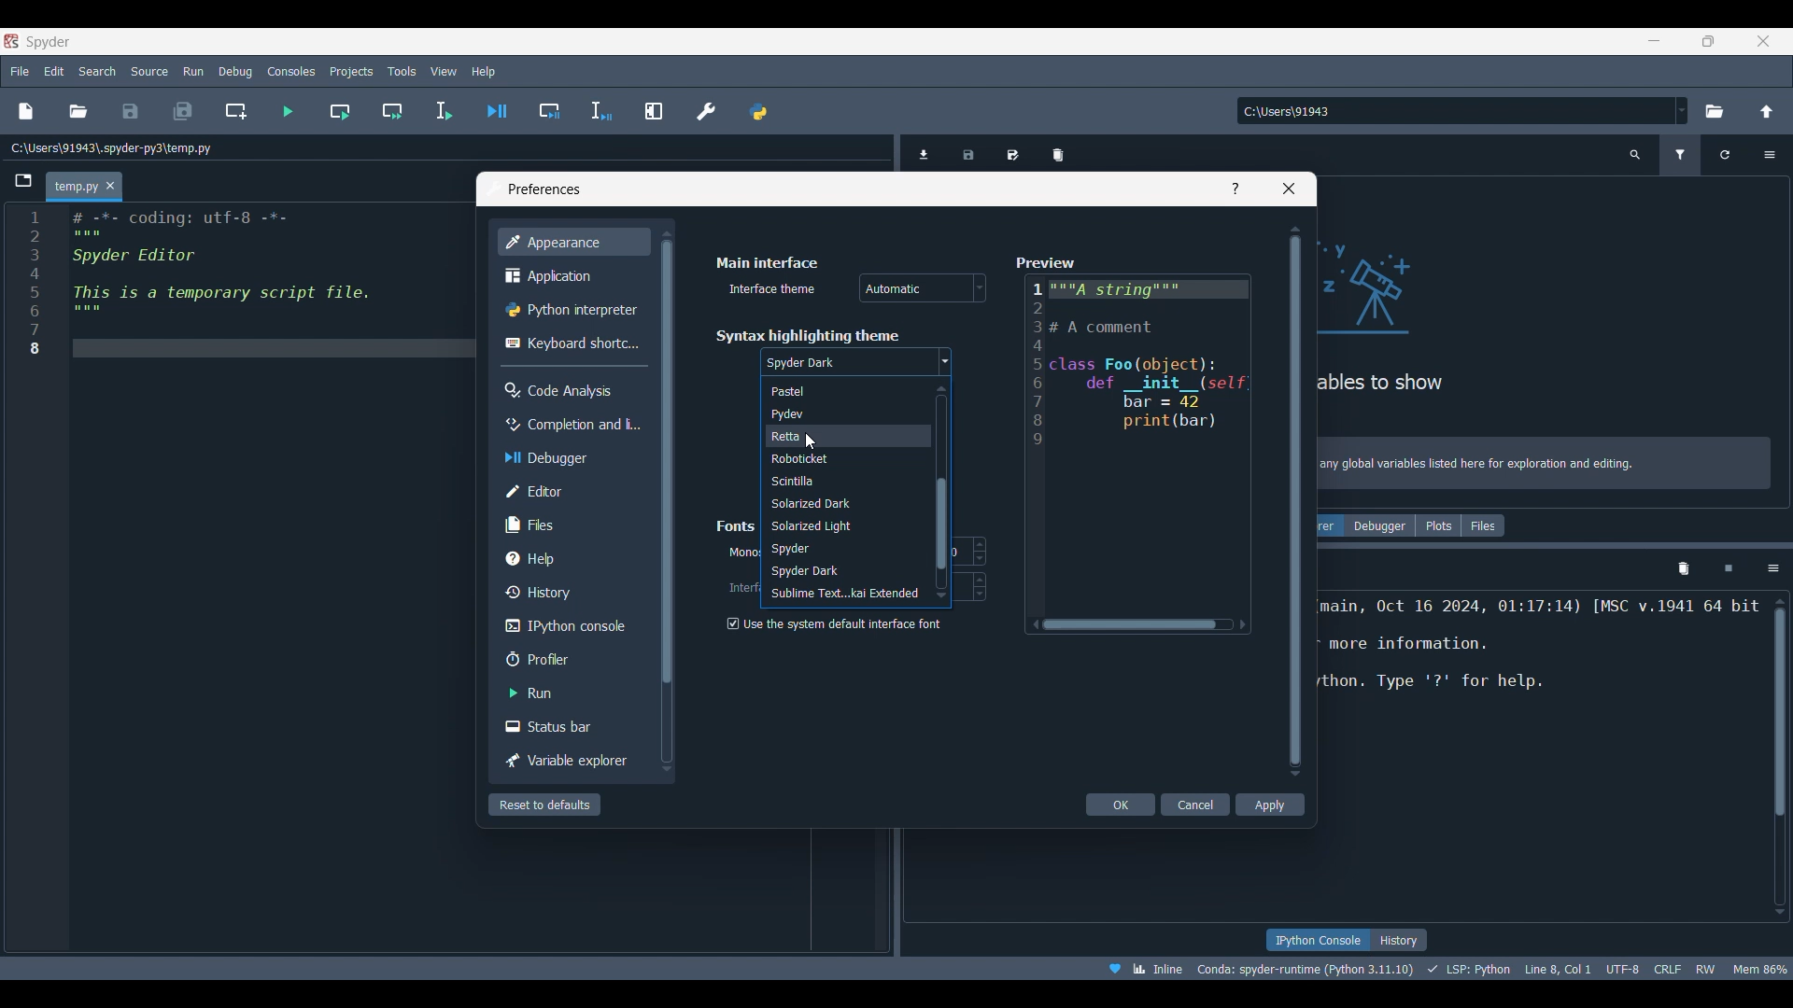 The image size is (1793, 1008). What do you see at coordinates (570, 424) in the screenshot?
I see `Completion and linting` at bounding box center [570, 424].